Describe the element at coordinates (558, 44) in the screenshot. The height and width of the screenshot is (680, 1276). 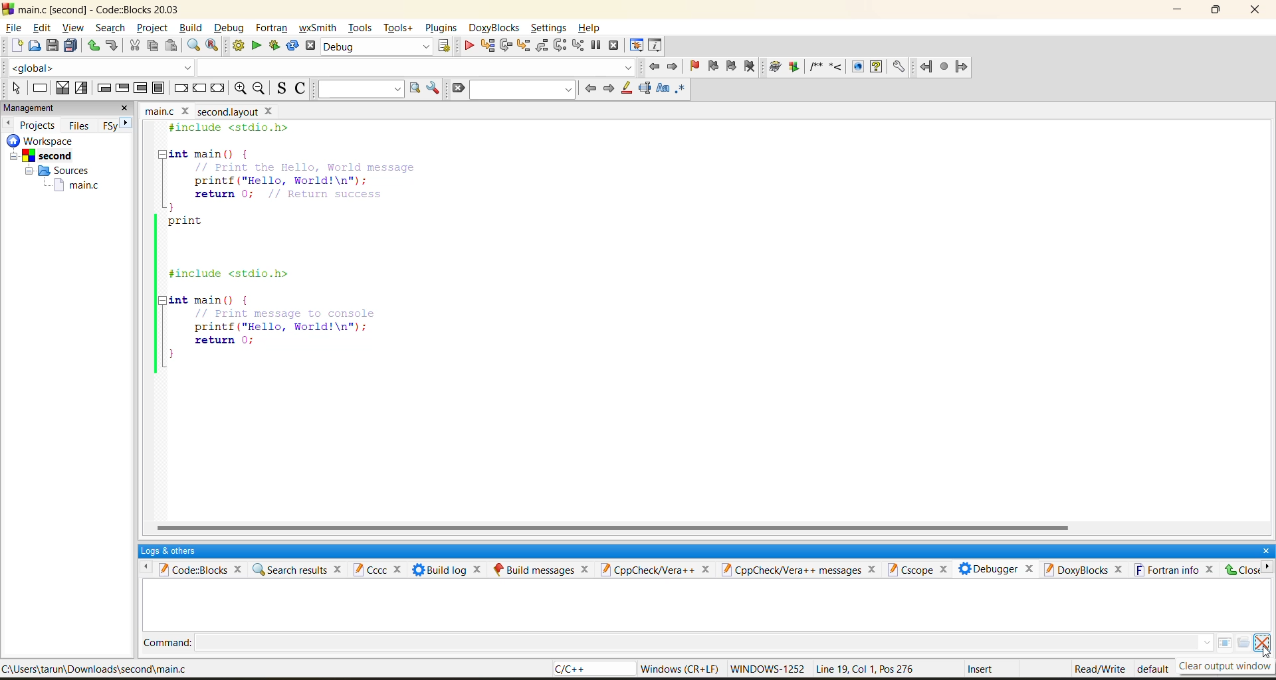
I see `next instruction` at that location.